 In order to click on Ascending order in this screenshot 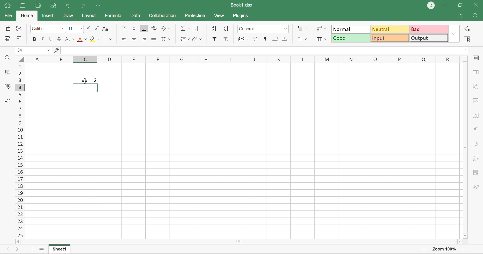, I will do `click(214, 29)`.